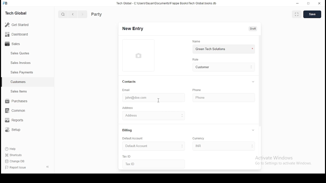 Image resolution: width=326 pixels, height=183 pixels. Describe the element at coordinates (73, 14) in the screenshot. I see `previous` at that location.